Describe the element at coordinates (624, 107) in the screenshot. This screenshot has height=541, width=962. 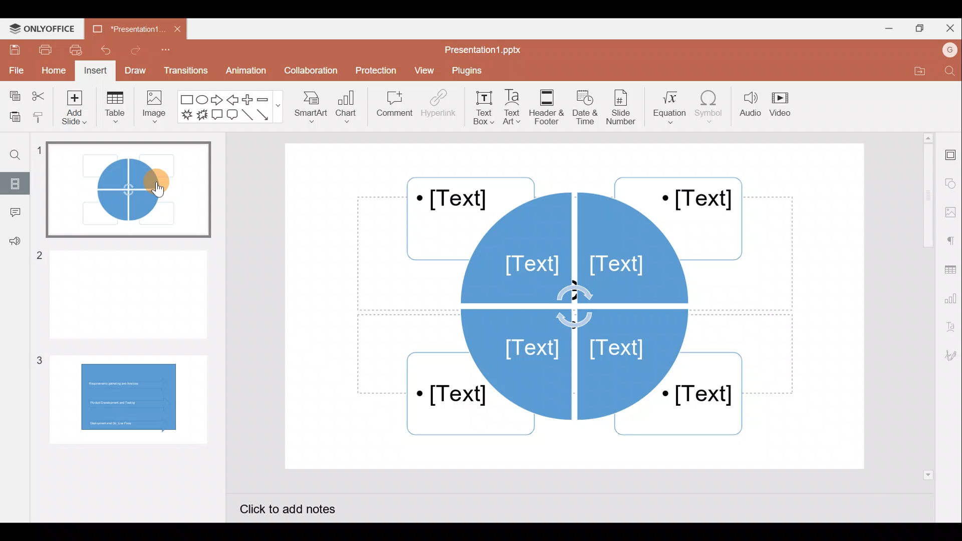
I see `Slide number` at that location.